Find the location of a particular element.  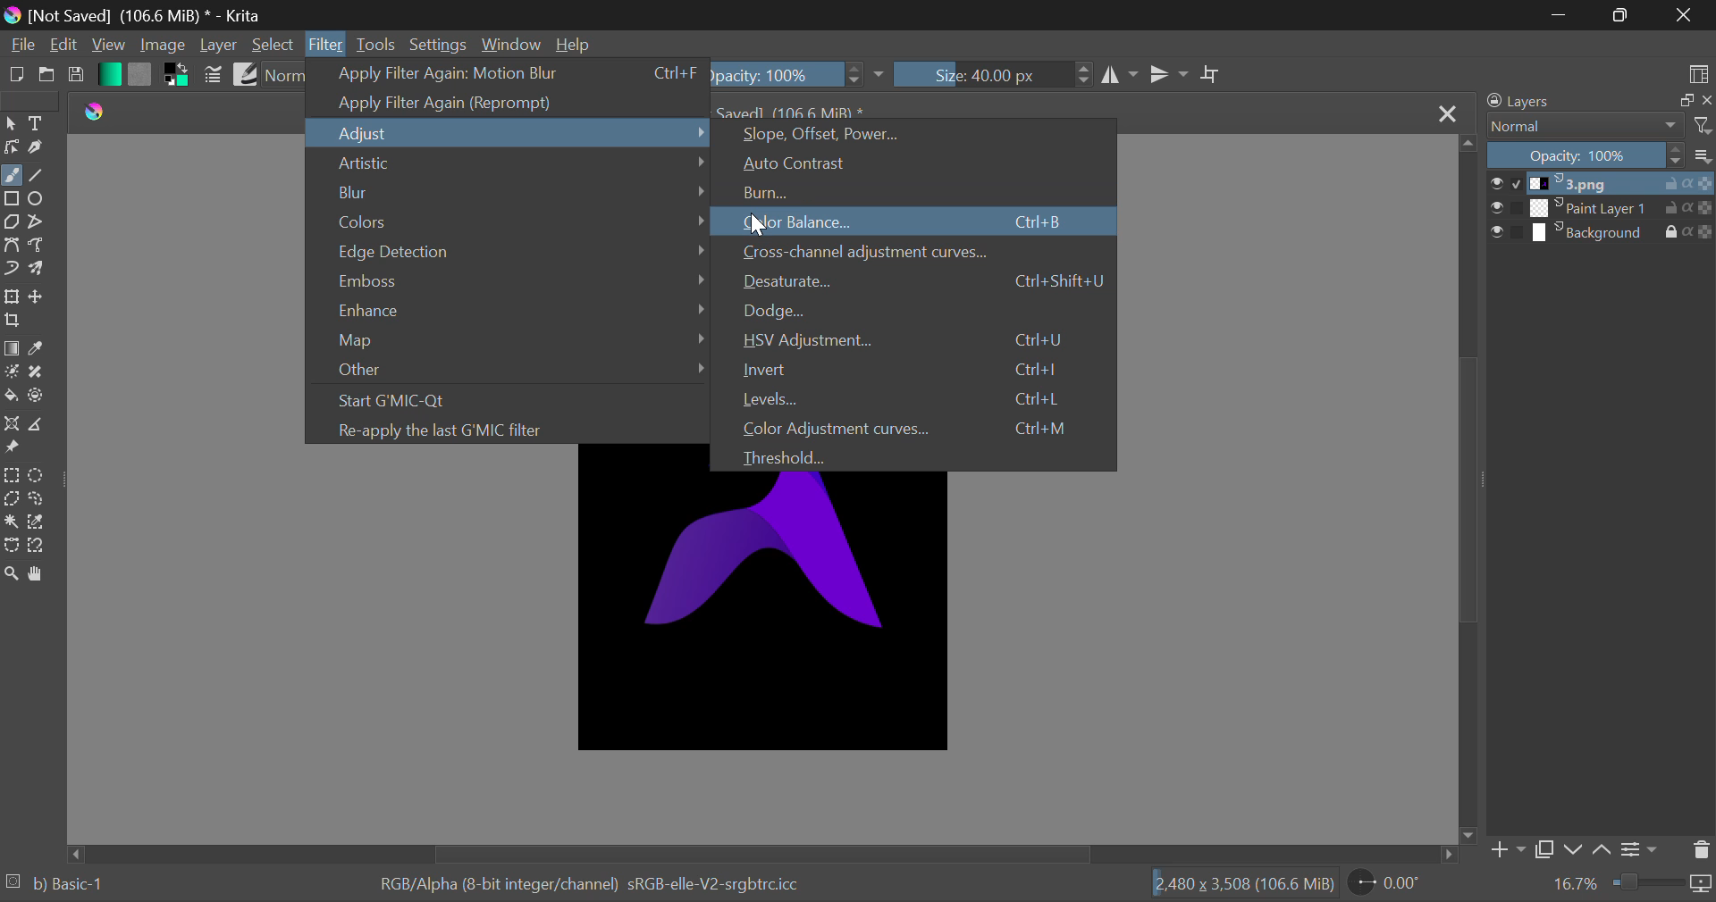

Rectangle Selection is located at coordinates (11, 475).